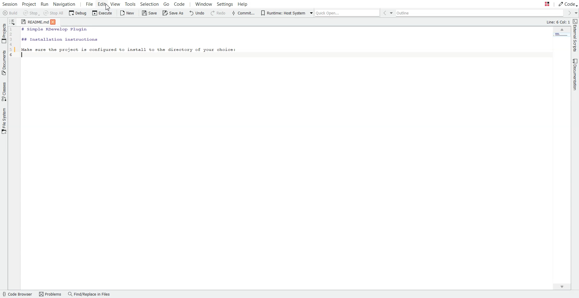 This screenshot has width=579, height=298. What do you see at coordinates (101, 13) in the screenshot?
I see `Execute` at bounding box center [101, 13].